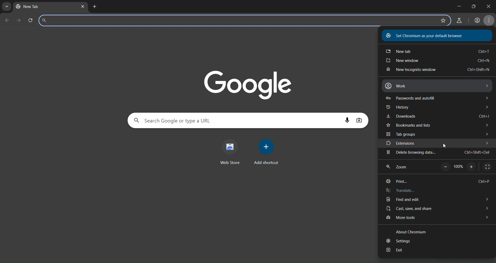 This screenshot has height=263, width=496. I want to click on work, so click(437, 85).